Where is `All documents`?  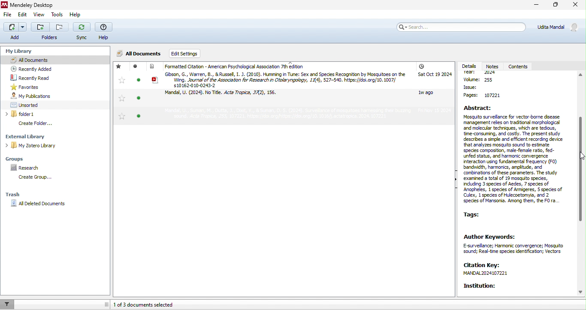
All documents is located at coordinates (139, 54).